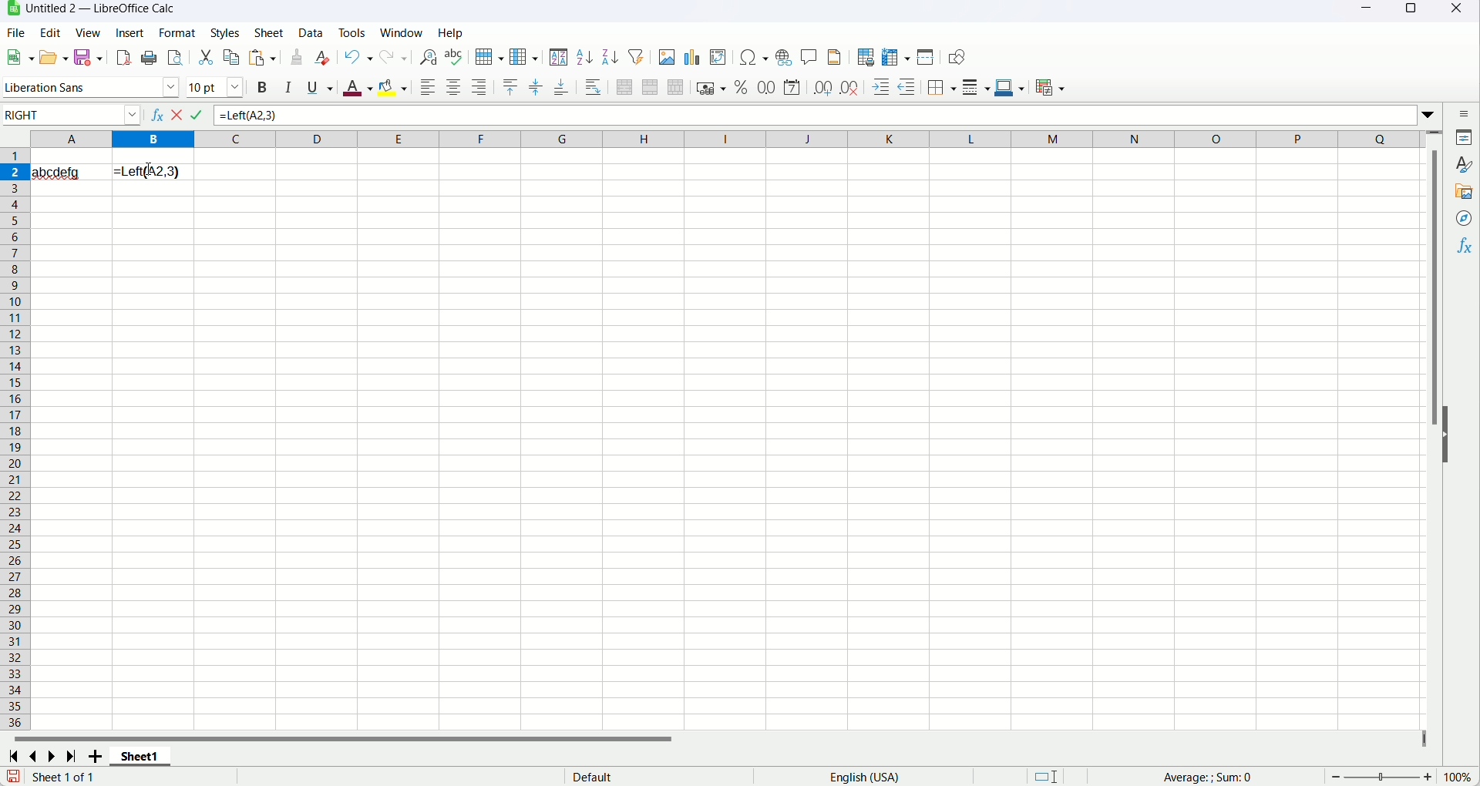 The width and height of the screenshot is (1480, 786). Describe the element at coordinates (34, 755) in the screenshot. I see `scroll to previous page` at that location.